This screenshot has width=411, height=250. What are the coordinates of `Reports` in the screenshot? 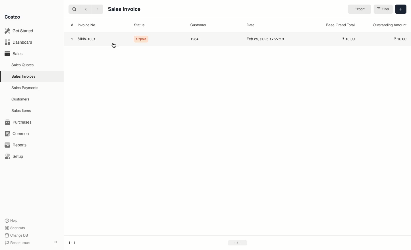 It's located at (16, 146).